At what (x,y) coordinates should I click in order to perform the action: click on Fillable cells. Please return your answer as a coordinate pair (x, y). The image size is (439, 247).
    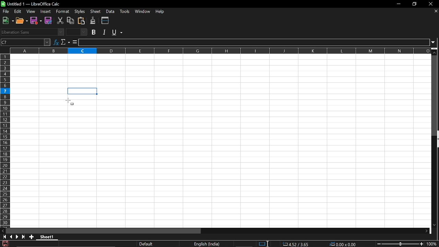
    Looking at the image, I should click on (266, 157).